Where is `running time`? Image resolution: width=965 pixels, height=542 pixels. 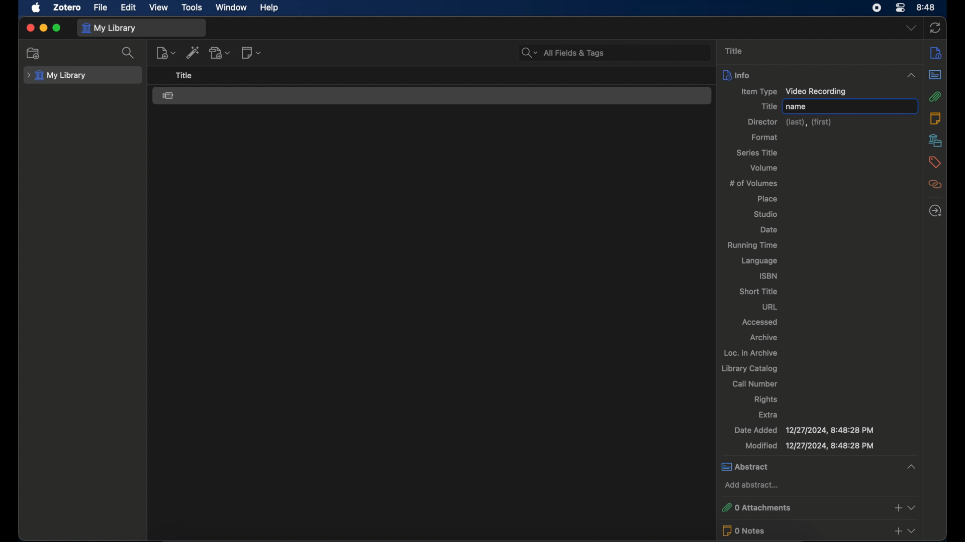
running time is located at coordinates (752, 245).